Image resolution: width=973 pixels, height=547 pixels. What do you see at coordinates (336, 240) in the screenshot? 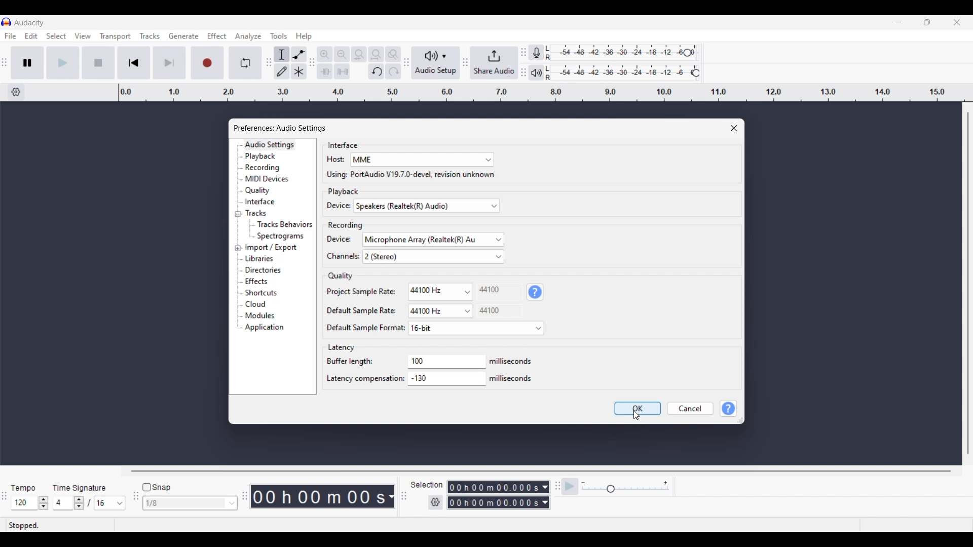
I see `Device:` at bounding box center [336, 240].